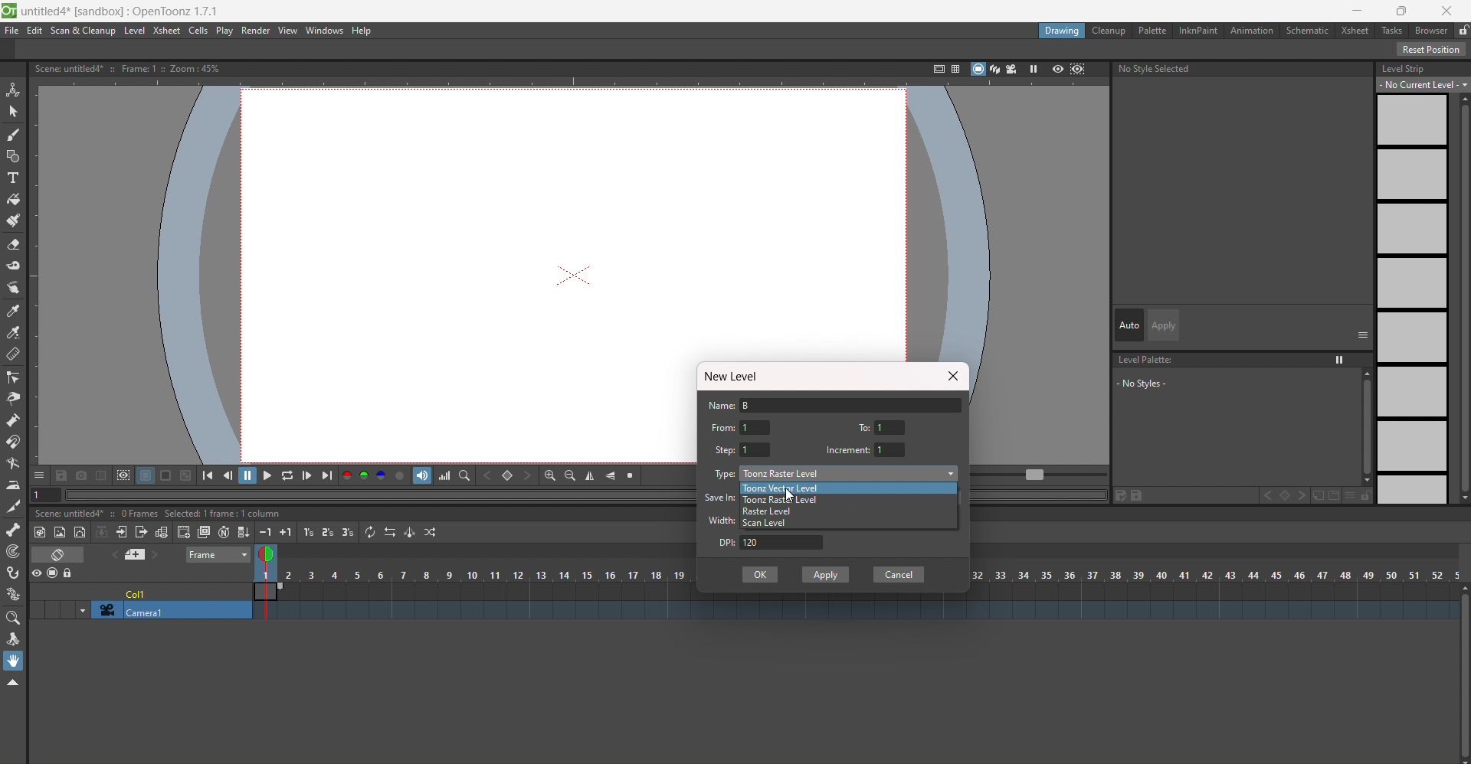  Describe the element at coordinates (1307, 30) in the screenshot. I see `schematic` at that location.